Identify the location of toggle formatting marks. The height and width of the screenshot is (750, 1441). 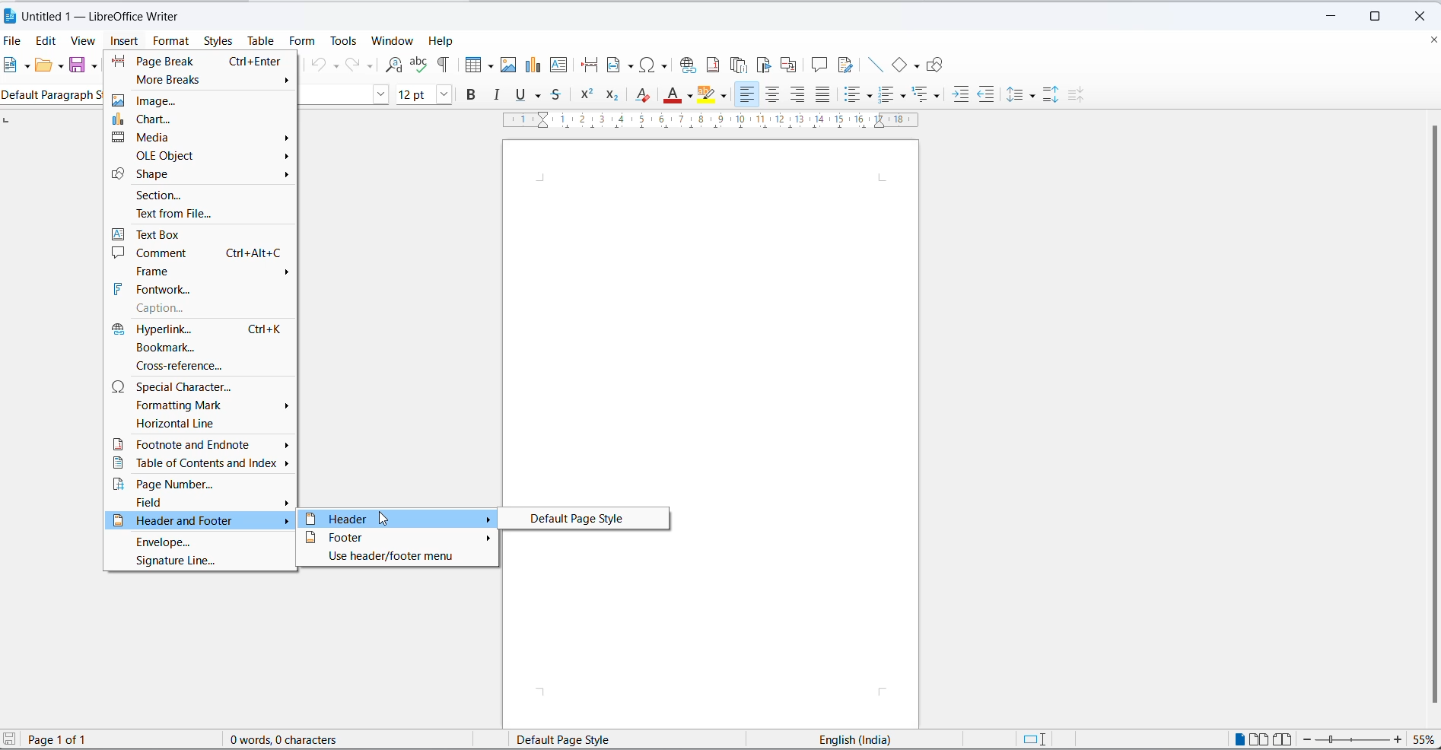
(445, 65).